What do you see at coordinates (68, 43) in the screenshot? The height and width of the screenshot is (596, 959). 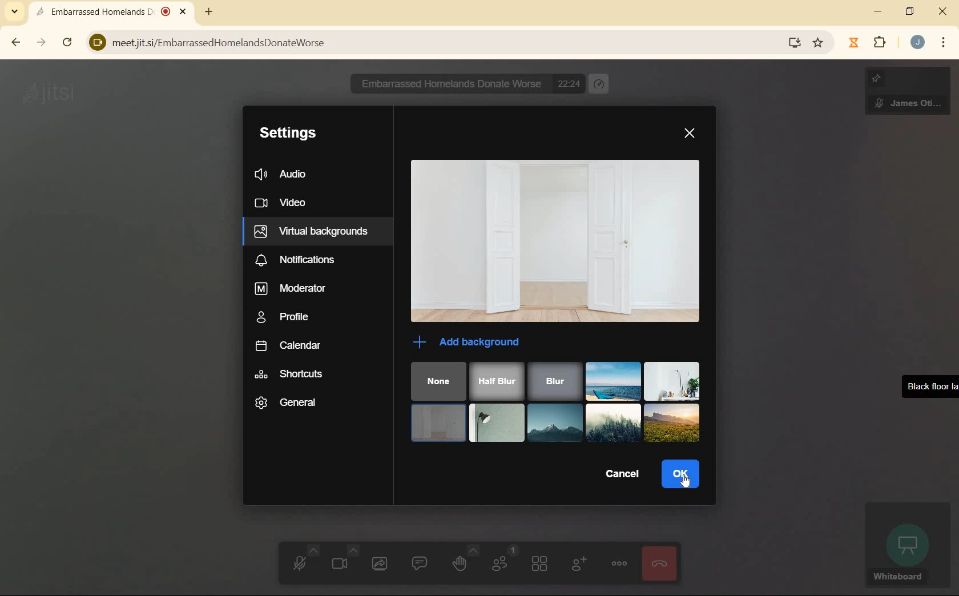 I see `reload` at bounding box center [68, 43].